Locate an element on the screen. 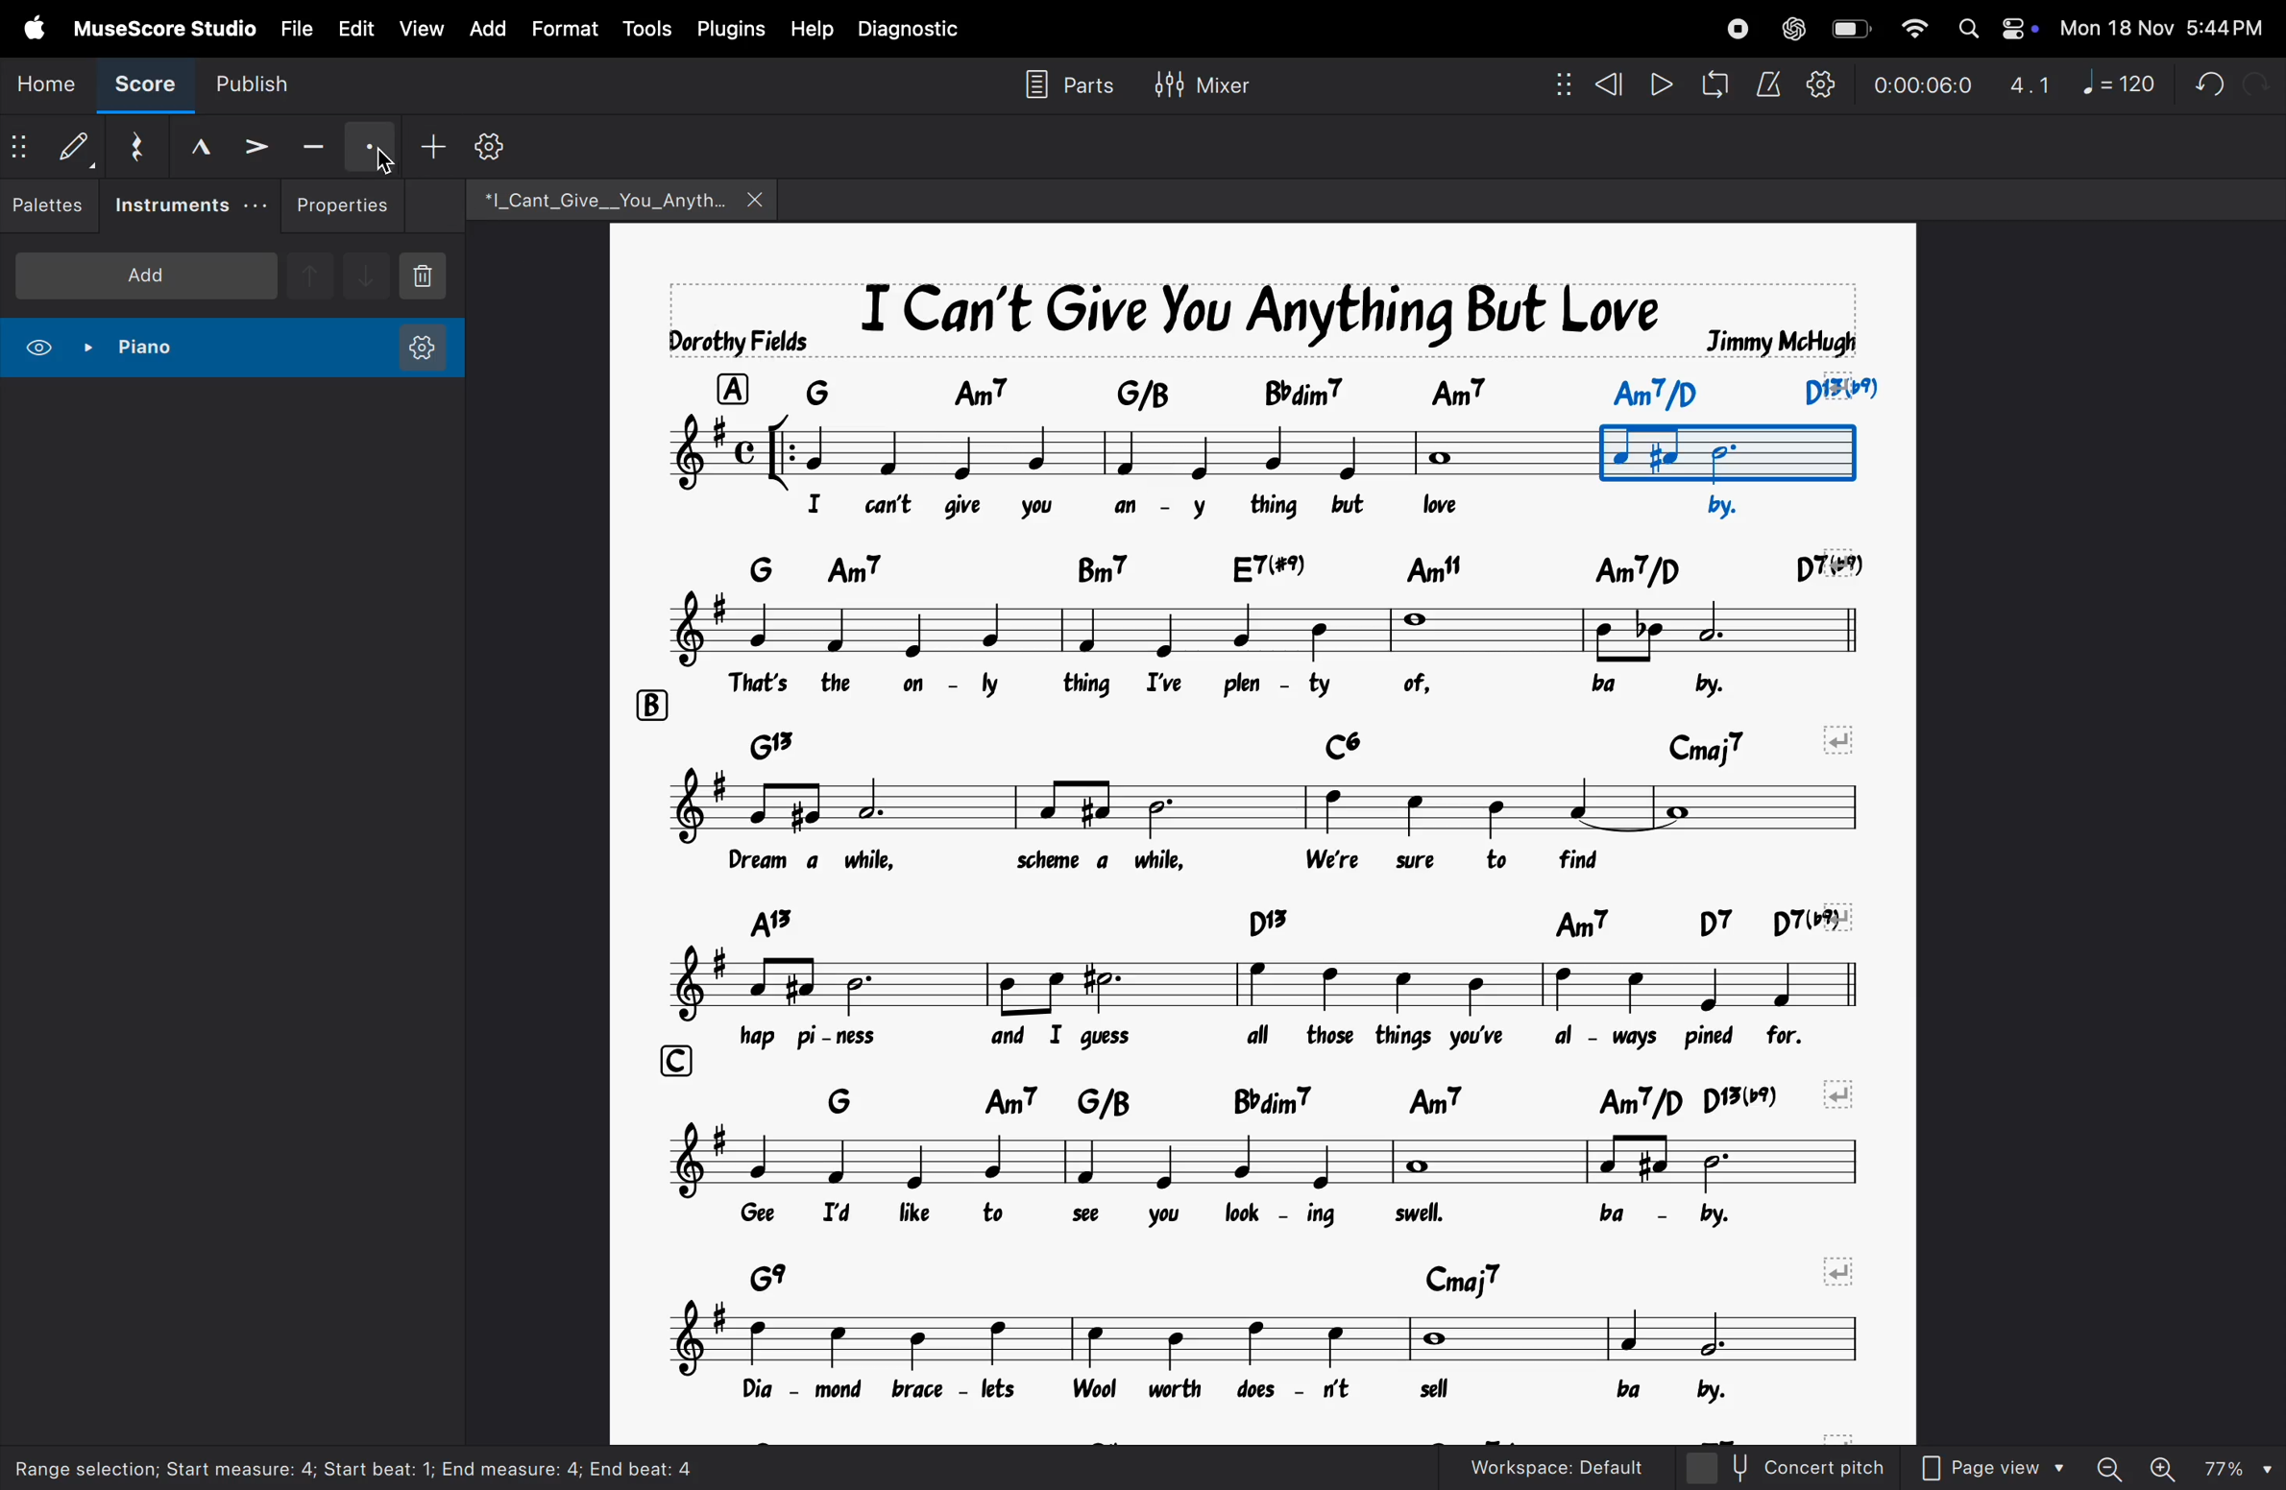  play is located at coordinates (1662, 85).